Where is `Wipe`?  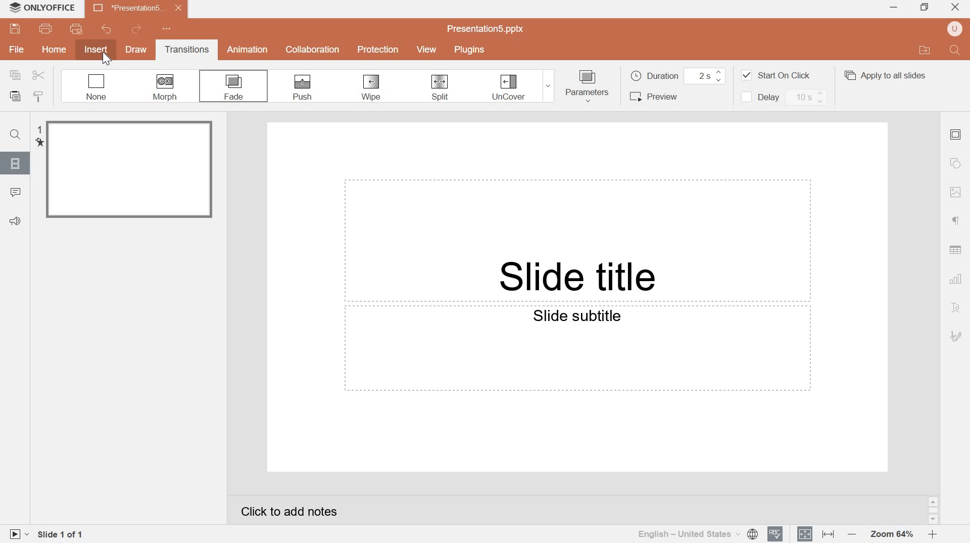 Wipe is located at coordinates (370, 87).